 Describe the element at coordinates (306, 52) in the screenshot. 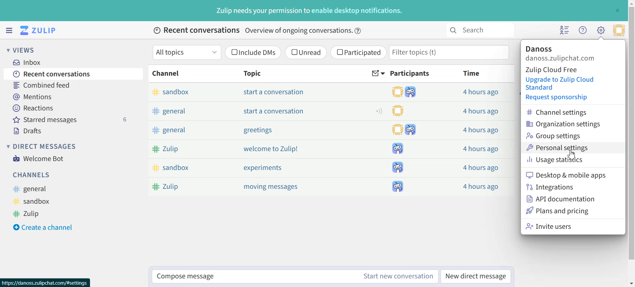

I see `Unread` at that location.